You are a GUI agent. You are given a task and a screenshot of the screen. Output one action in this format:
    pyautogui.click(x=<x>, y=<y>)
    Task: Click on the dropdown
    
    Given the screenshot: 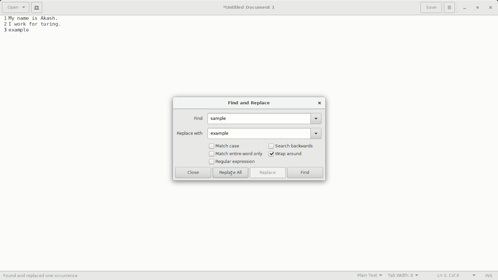 What is the action you would take?
    pyautogui.click(x=317, y=133)
    